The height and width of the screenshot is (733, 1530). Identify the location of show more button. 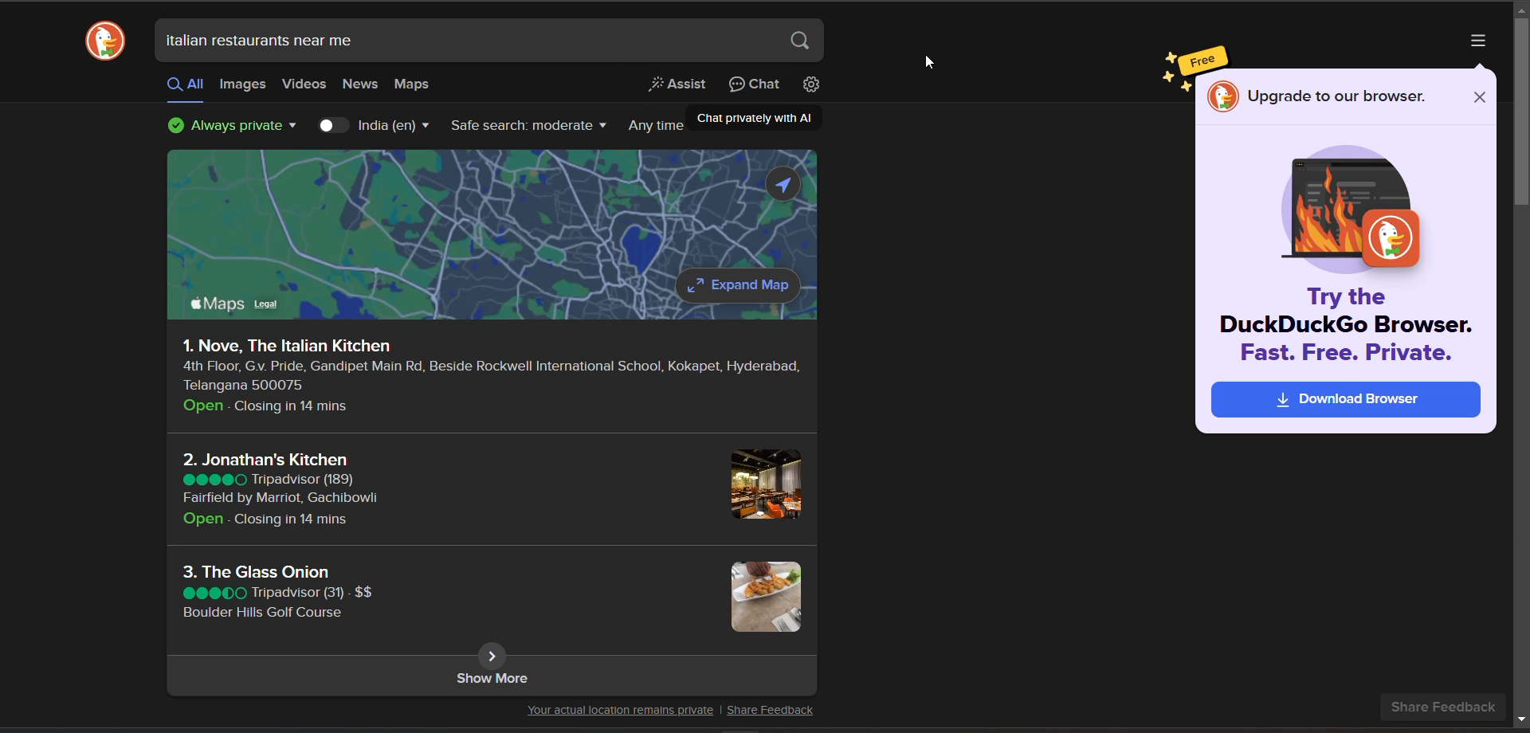
(492, 656).